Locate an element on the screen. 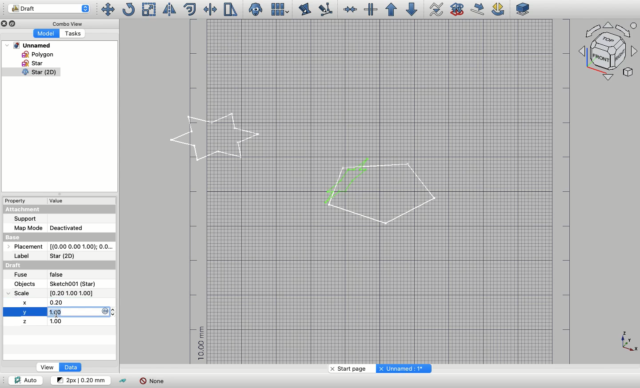  Star is located at coordinates (33, 63).